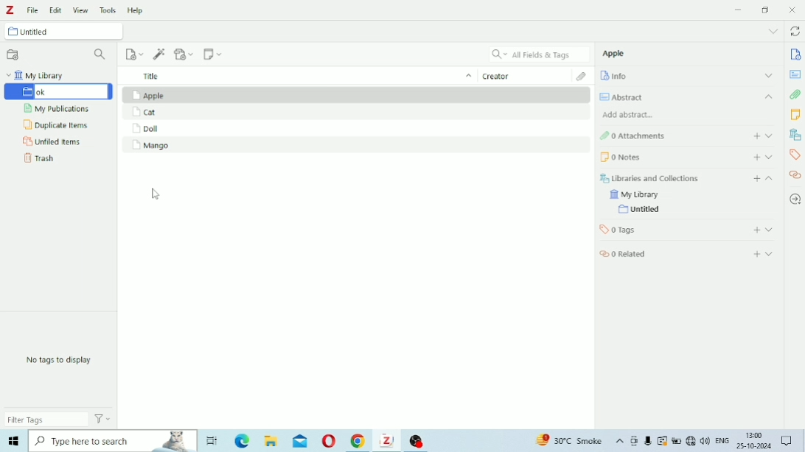 This screenshot has height=452, width=805. Describe the element at coordinates (527, 74) in the screenshot. I see `Creator` at that location.